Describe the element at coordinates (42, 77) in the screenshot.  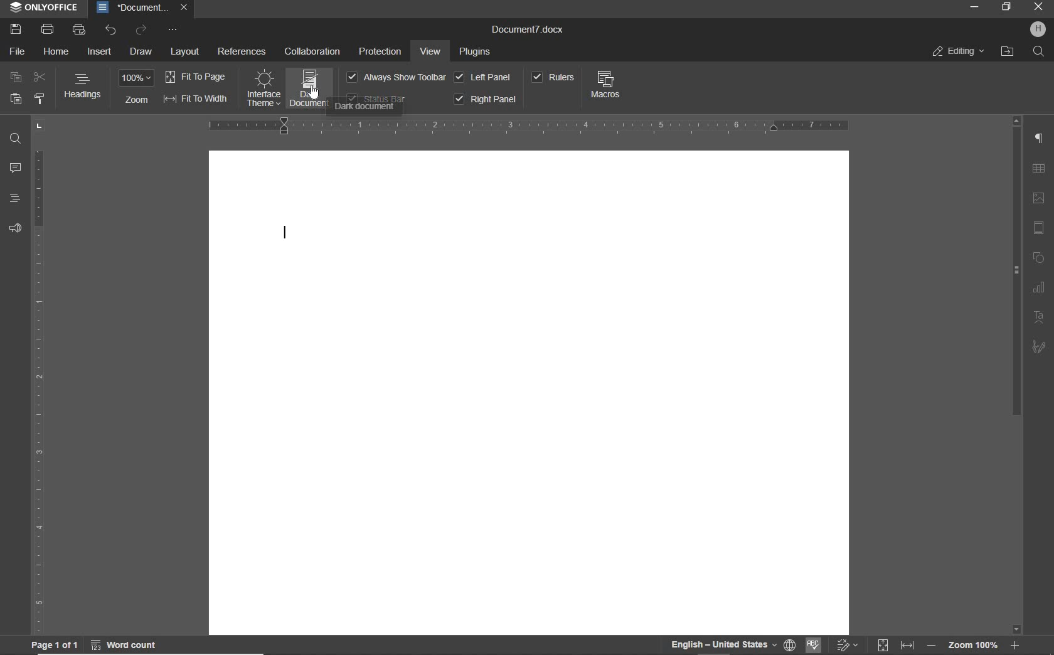
I see `CUT` at that location.